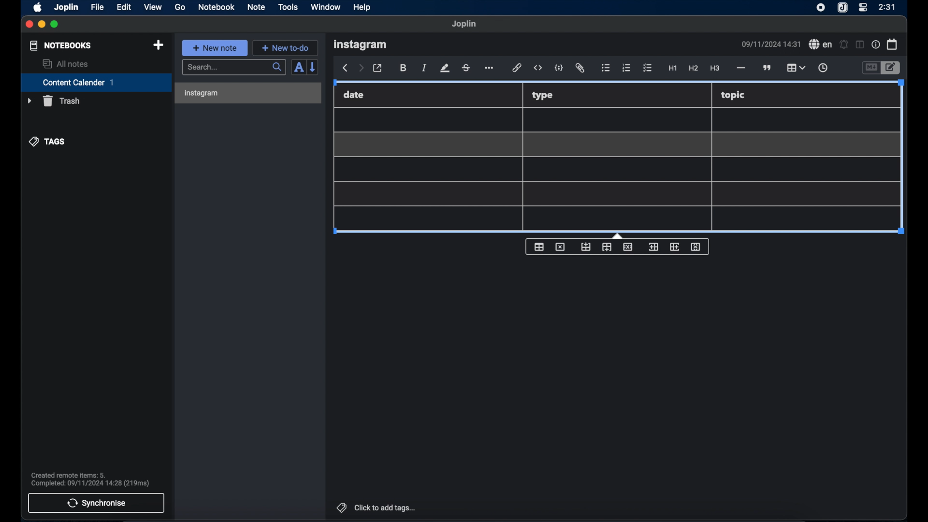 This screenshot has height=522, width=928. What do you see at coordinates (648, 69) in the screenshot?
I see `checklist` at bounding box center [648, 69].